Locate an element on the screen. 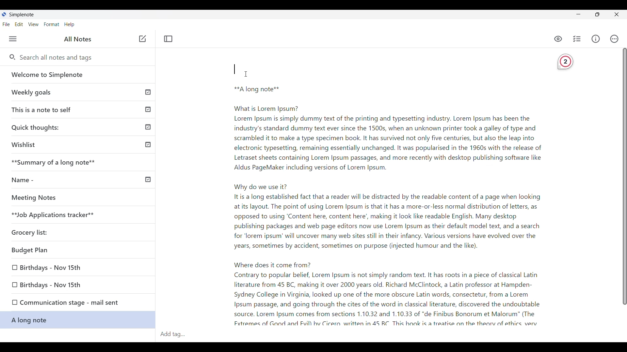 The image size is (627, 352). Vertical slide bar is located at coordinates (621, 180).